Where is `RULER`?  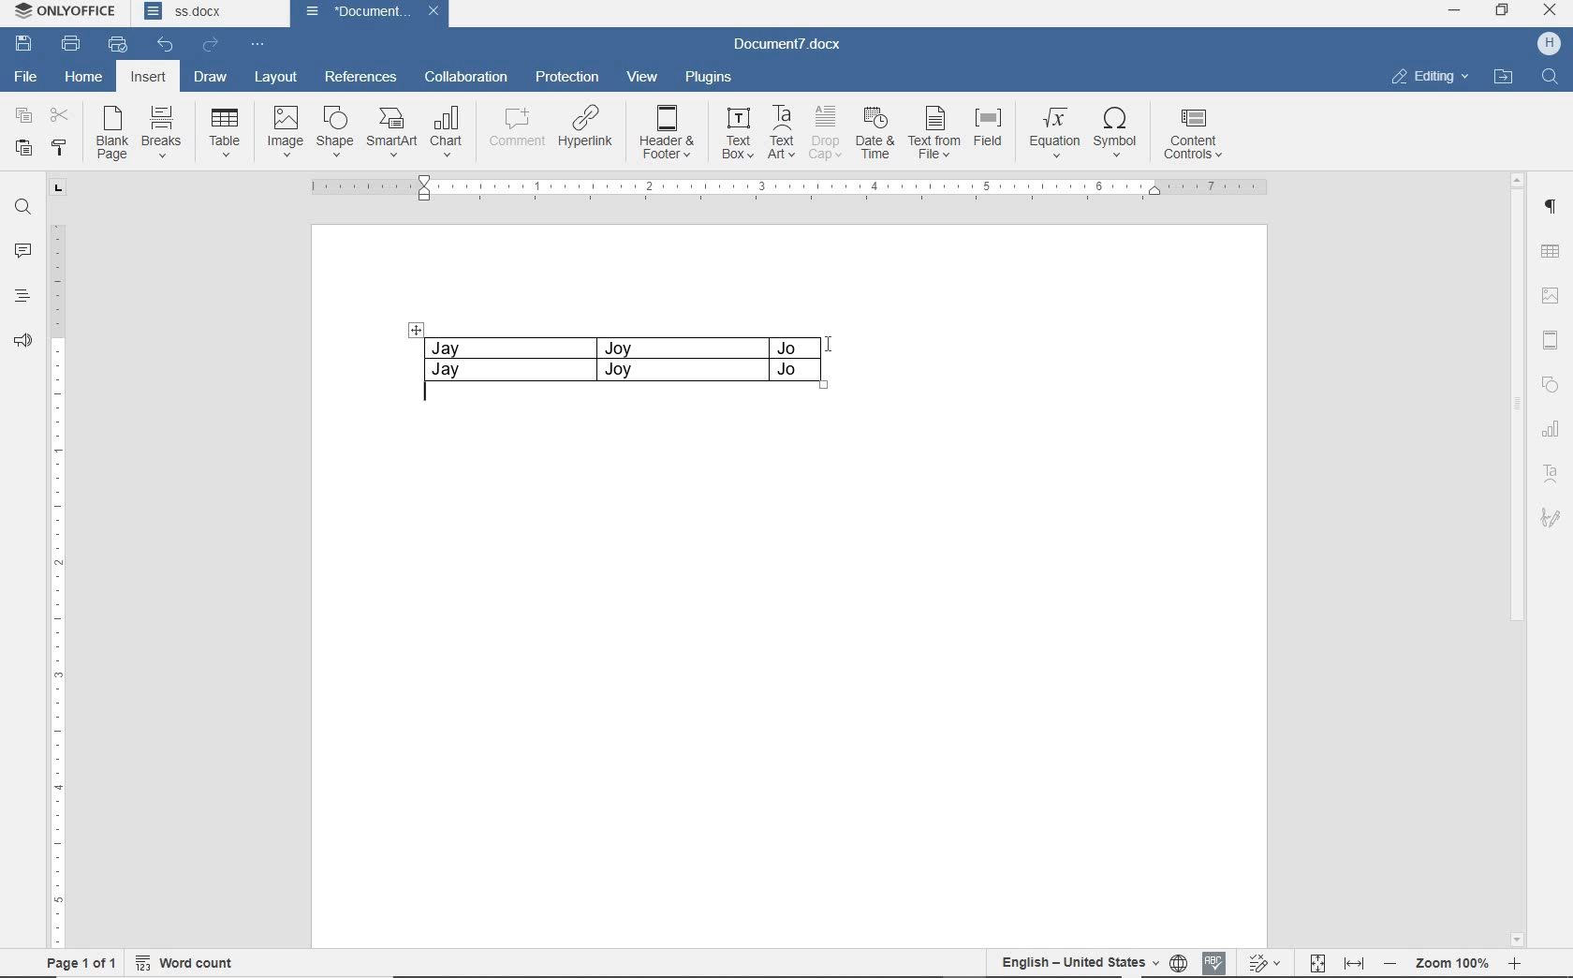 RULER is located at coordinates (794, 188).